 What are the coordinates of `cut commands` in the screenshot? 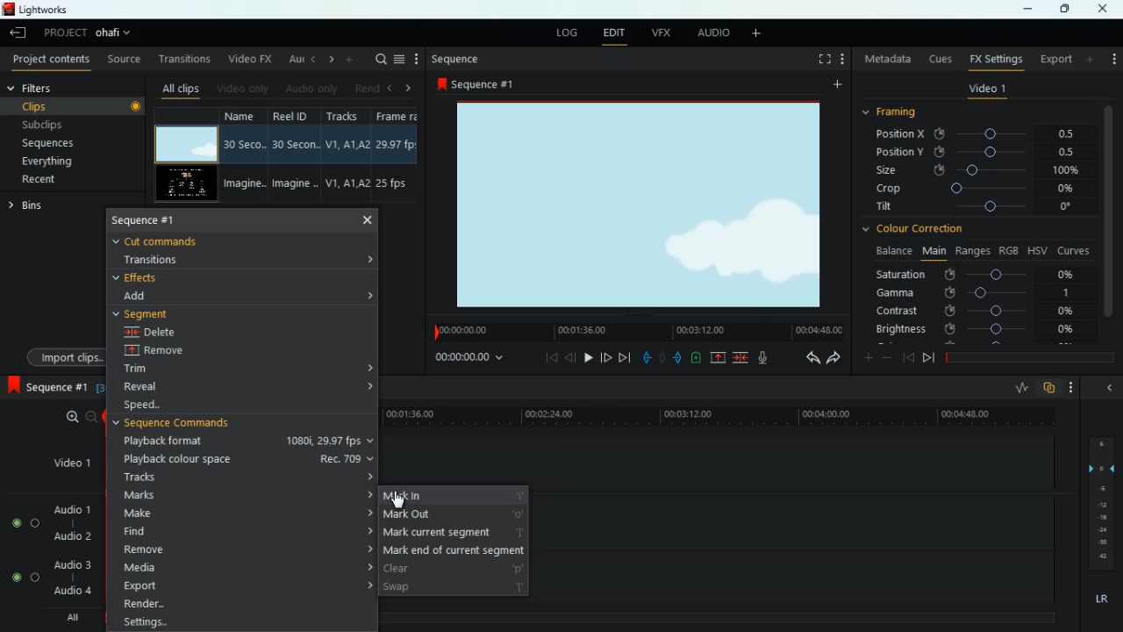 It's located at (170, 241).